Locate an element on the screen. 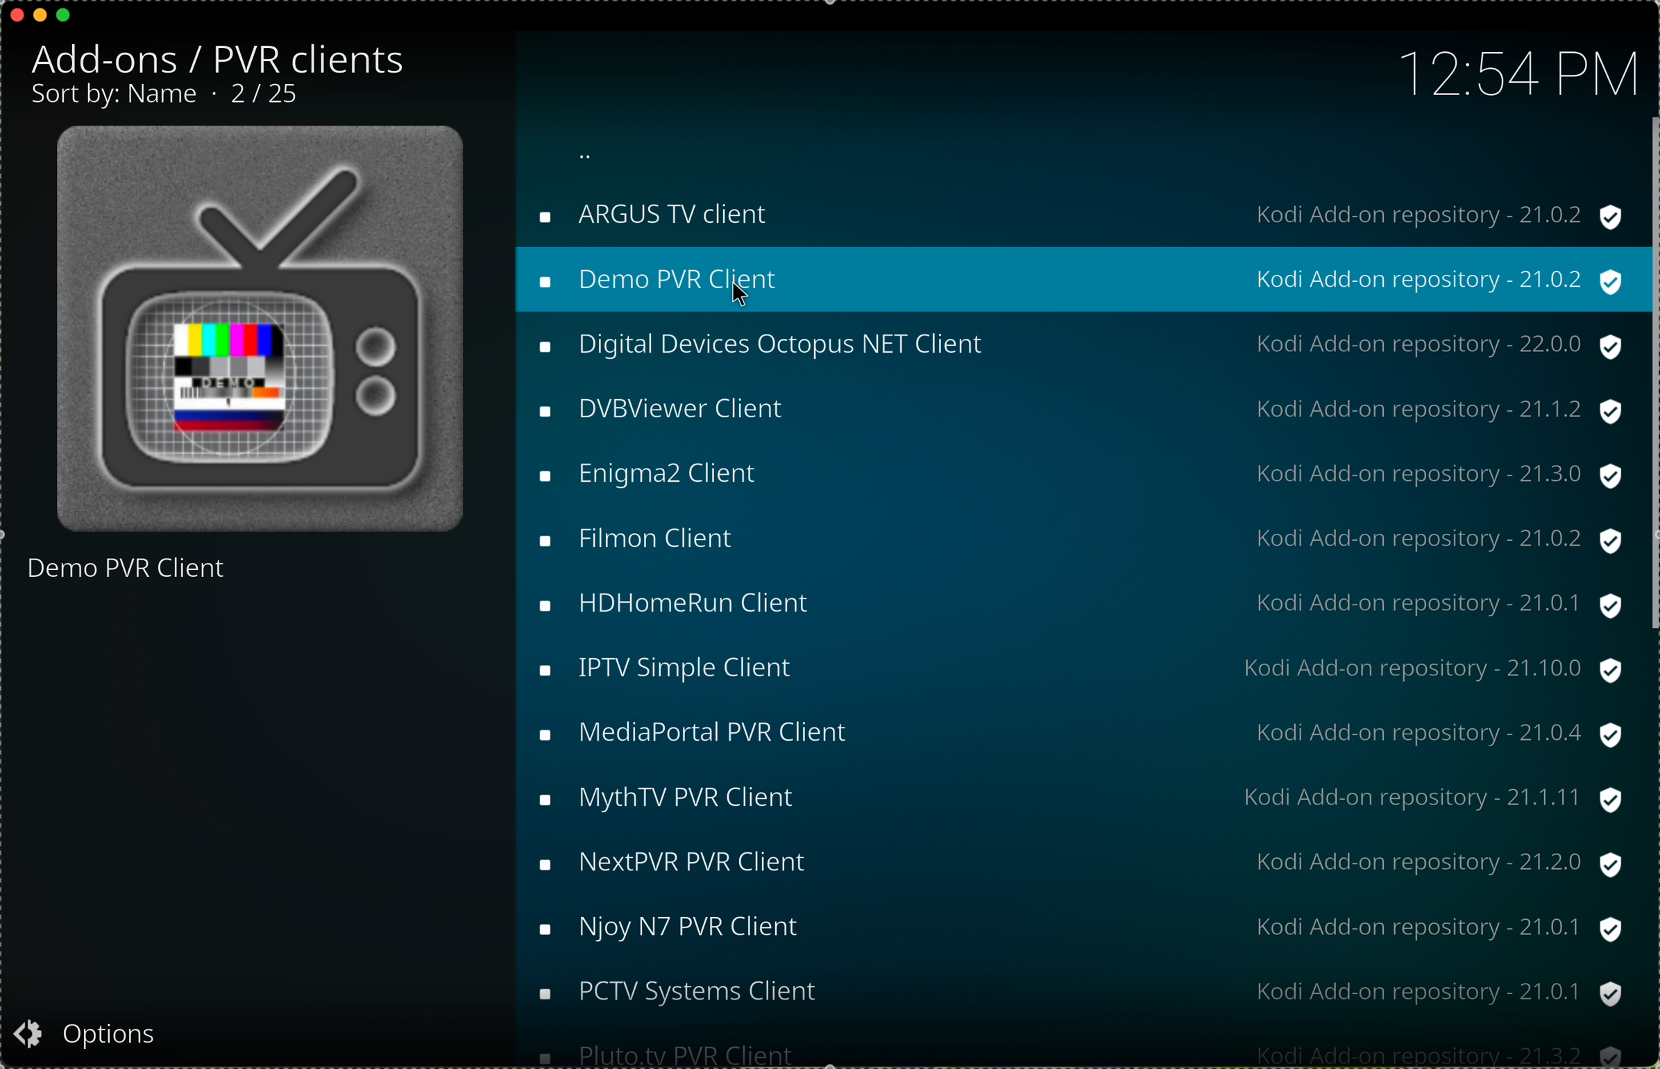 The height and width of the screenshot is (1069, 1660). IPTV simple client is located at coordinates (692, 670).